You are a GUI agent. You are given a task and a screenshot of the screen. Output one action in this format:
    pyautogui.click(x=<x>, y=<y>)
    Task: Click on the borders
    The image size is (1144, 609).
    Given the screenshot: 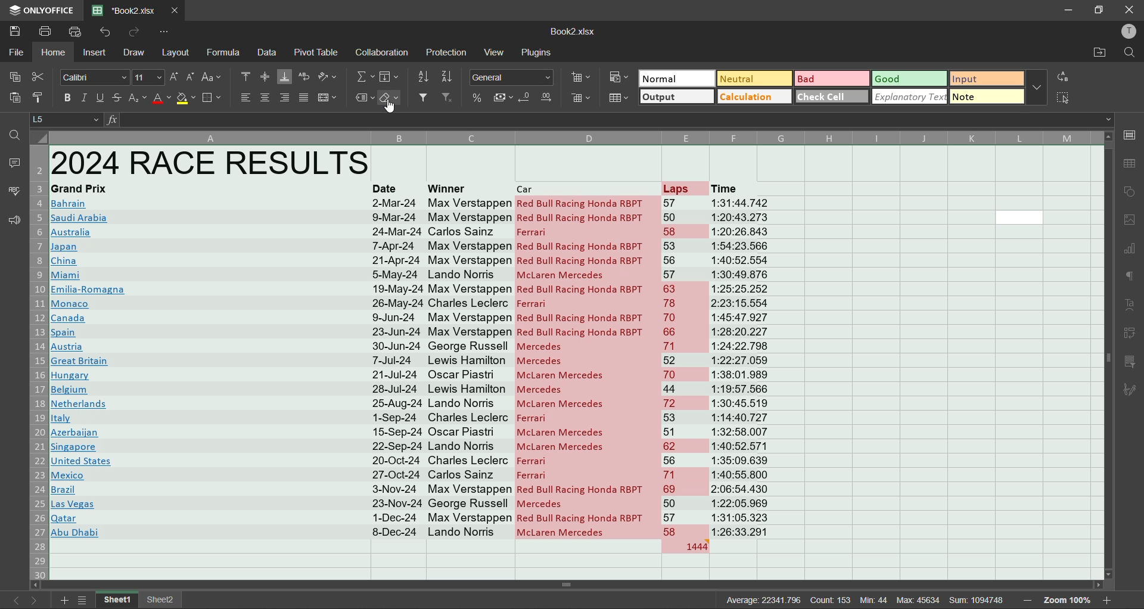 What is the action you would take?
    pyautogui.click(x=212, y=98)
    